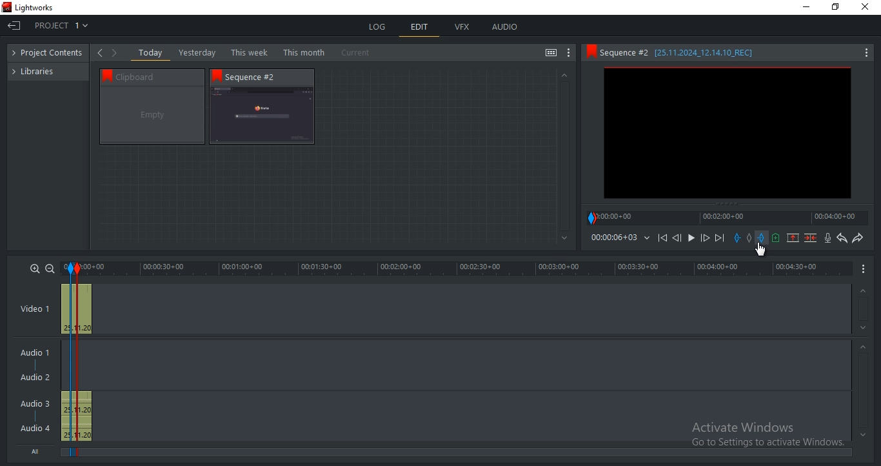 This screenshot has height=466, width=881. What do you see at coordinates (420, 28) in the screenshot?
I see `edit` at bounding box center [420, 28].